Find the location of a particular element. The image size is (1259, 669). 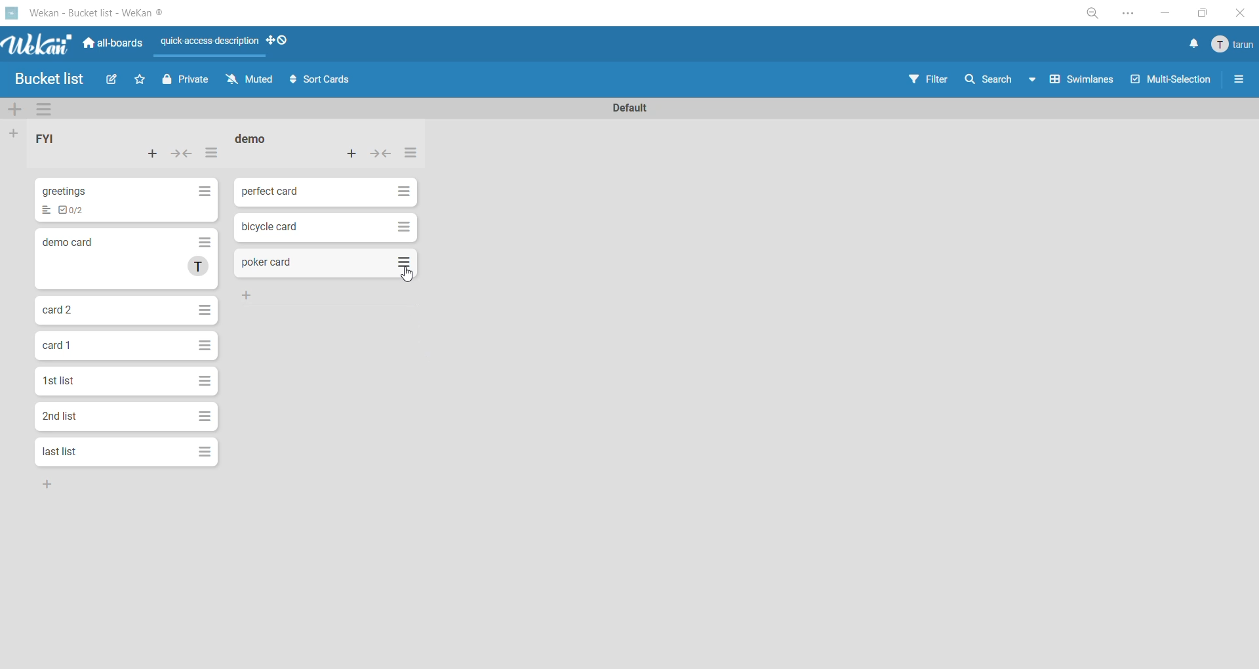

Check list is located at coordinates (47, 211).